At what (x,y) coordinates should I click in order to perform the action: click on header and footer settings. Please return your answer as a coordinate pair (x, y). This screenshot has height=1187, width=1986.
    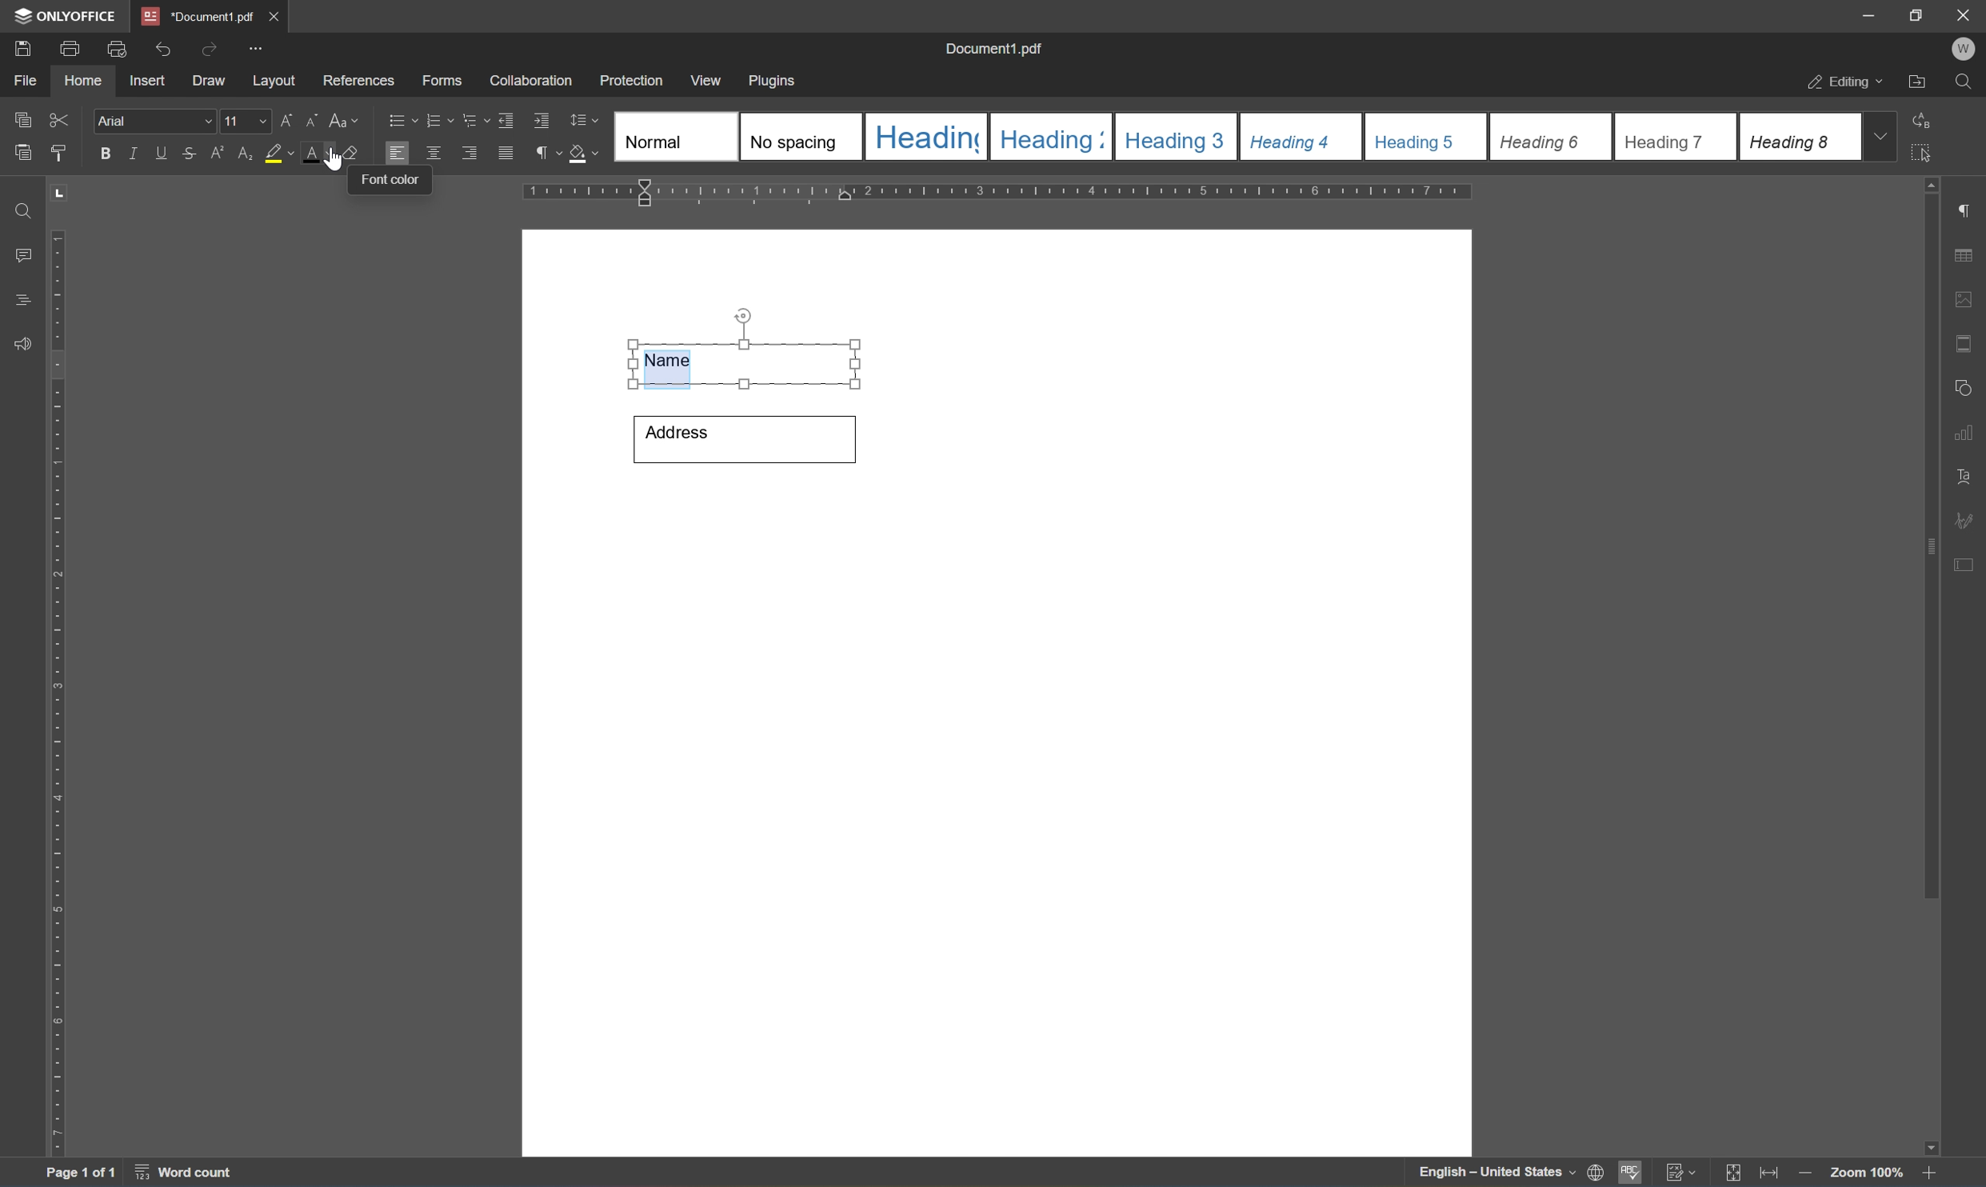
    Looking at the image, I should click on (1963, 342).